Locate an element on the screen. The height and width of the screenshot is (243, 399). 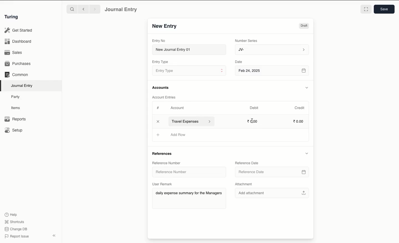
Setup is located at coordinates (14, 130).